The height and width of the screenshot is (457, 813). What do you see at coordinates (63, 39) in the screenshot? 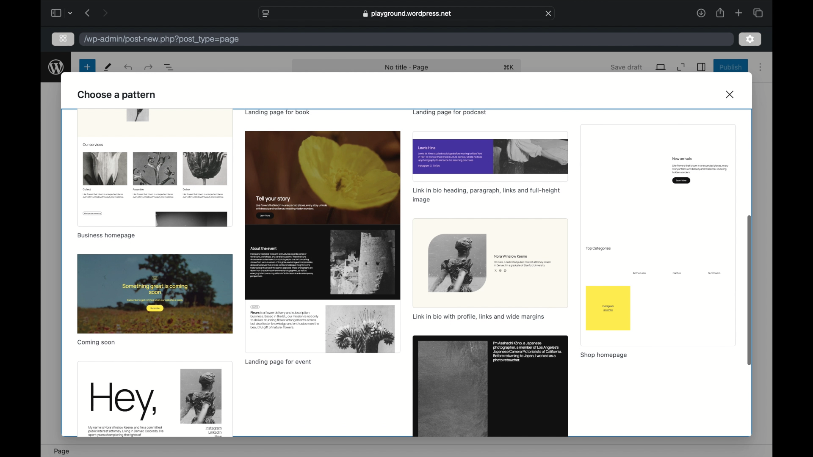
I see `grid view` at bounding box center [63, 39].